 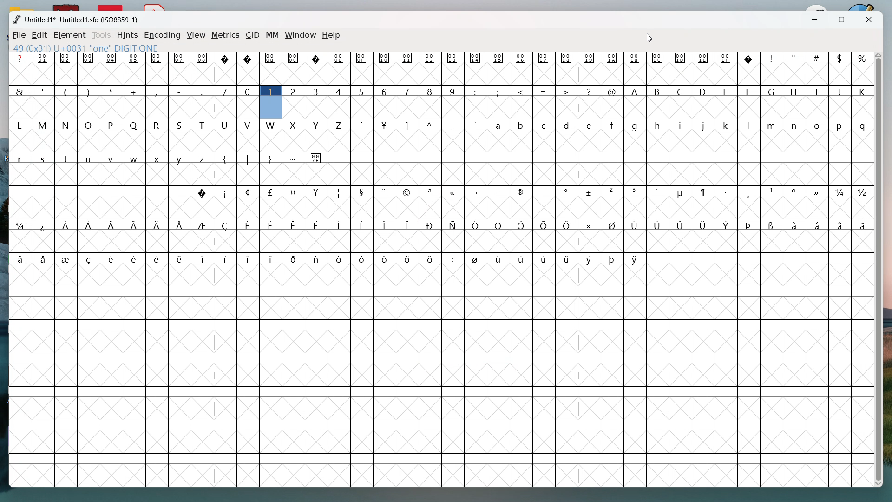 What do you see at coordinates (271, 258) in the screenshot?
I see `symbol` at bounding box center [271, 258].